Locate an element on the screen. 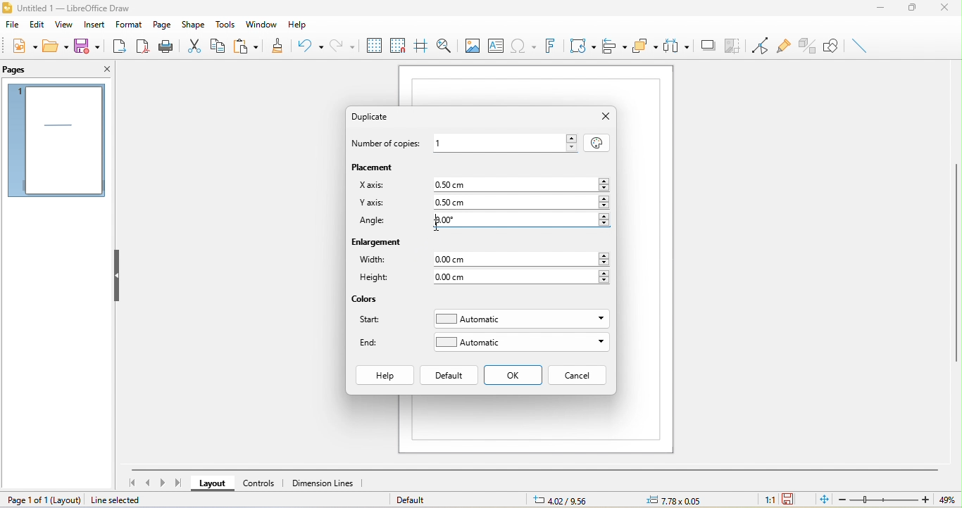 The height and width of the screenshot is (508, 962). help is located at coordinates (384, 376).